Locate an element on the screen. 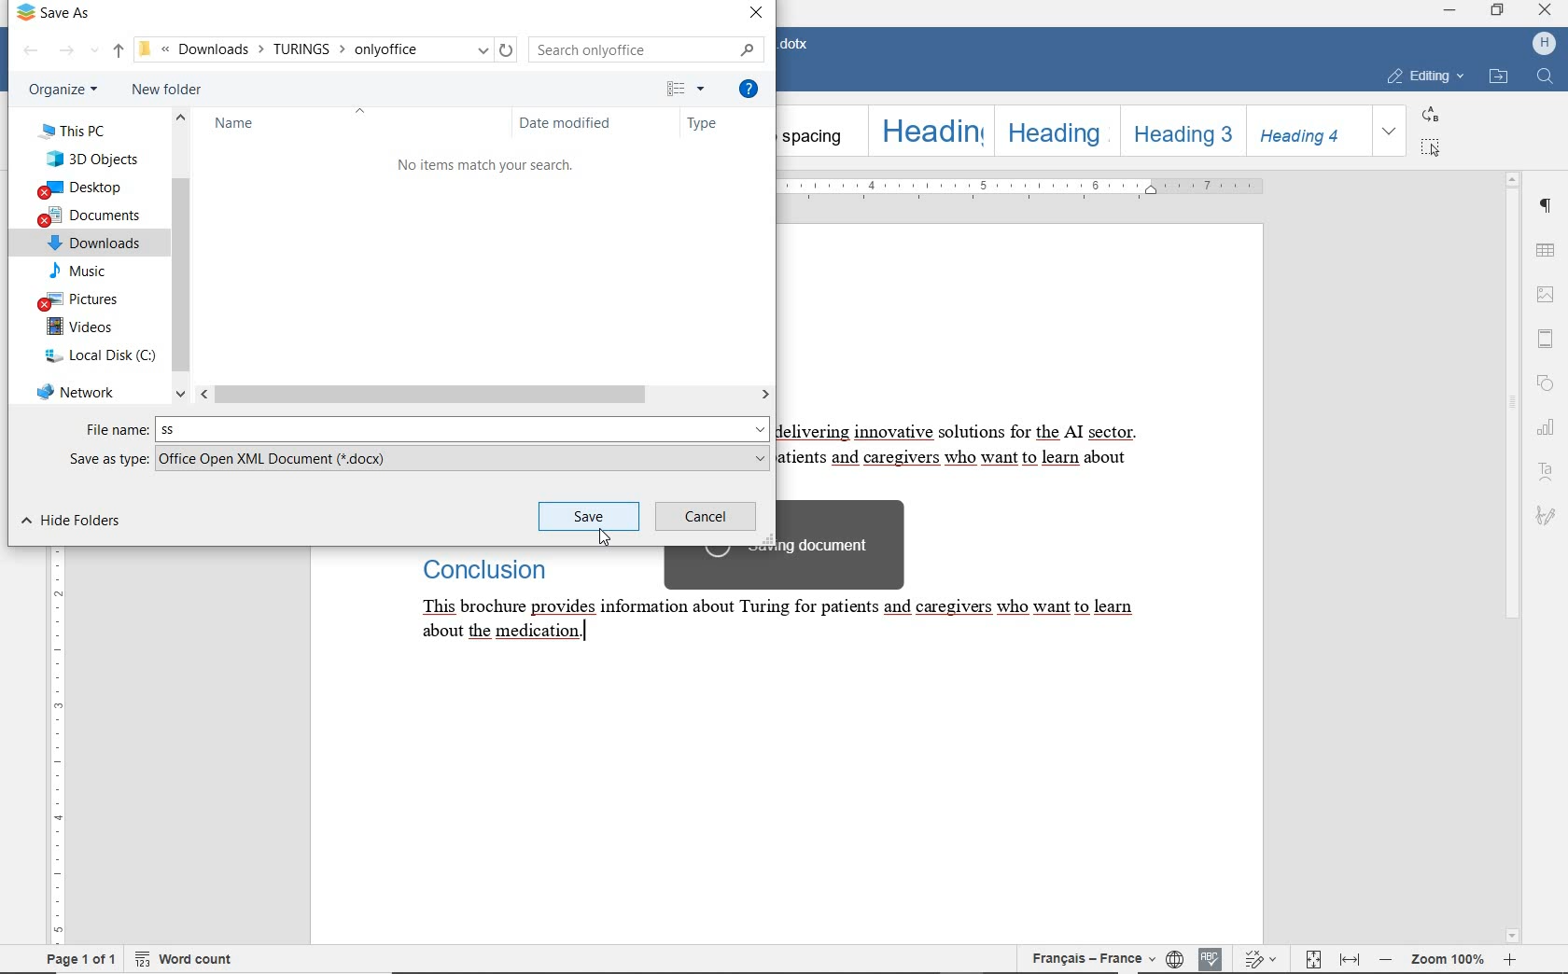  save is located at coordinates (586, 516).